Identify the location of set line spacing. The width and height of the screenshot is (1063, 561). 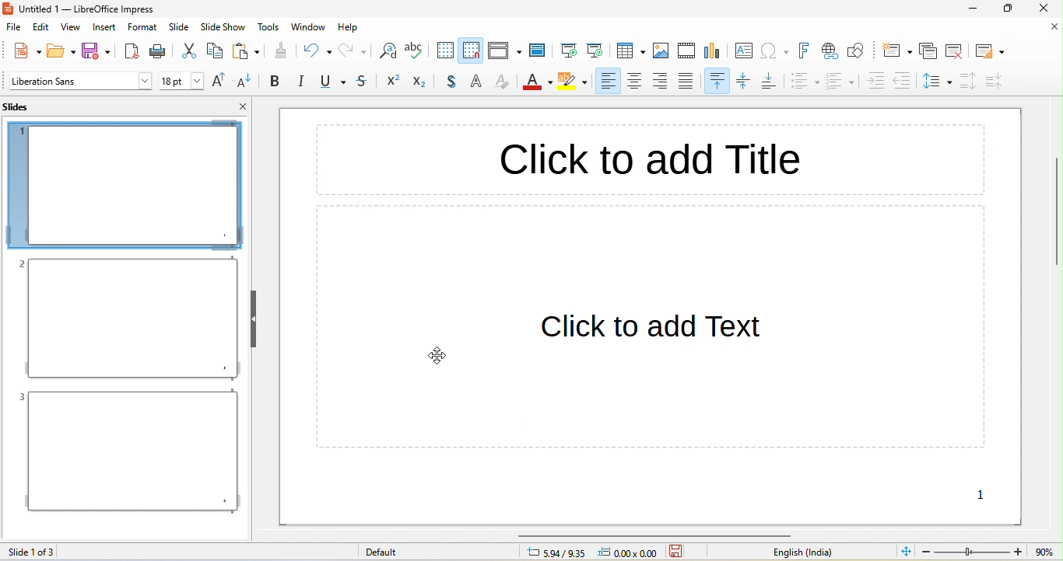
(937, 83).